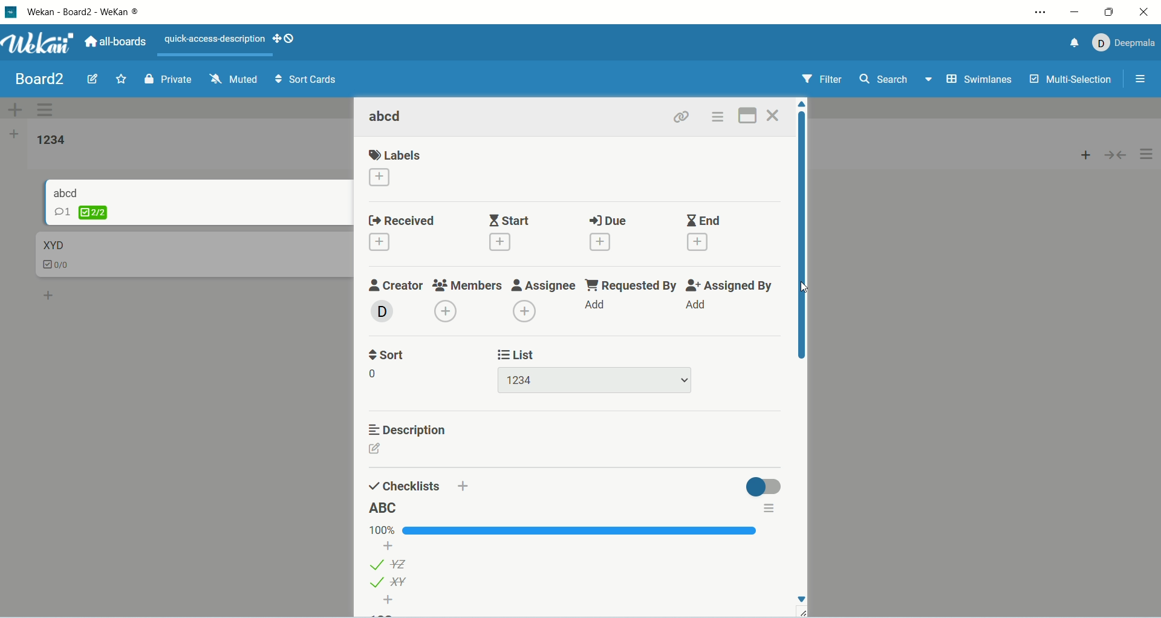  Describe the element at coordinates (746, 117) in the screenshot. I see `maximize` at that location.